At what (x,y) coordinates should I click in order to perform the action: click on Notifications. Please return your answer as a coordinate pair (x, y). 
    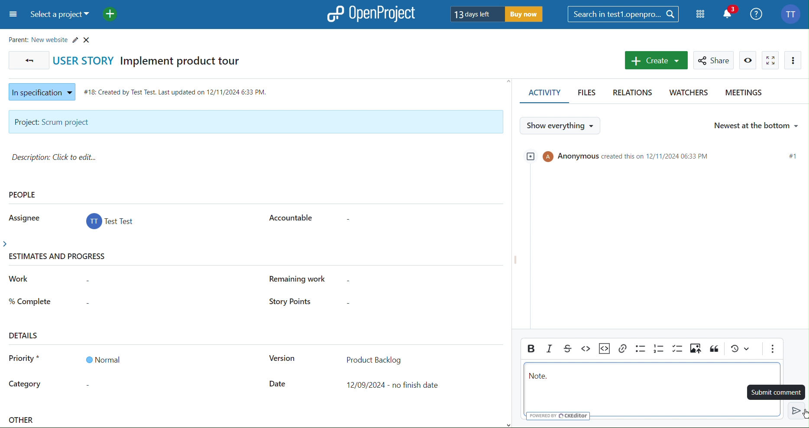
    Looking at the image, I should click on (730, 13).